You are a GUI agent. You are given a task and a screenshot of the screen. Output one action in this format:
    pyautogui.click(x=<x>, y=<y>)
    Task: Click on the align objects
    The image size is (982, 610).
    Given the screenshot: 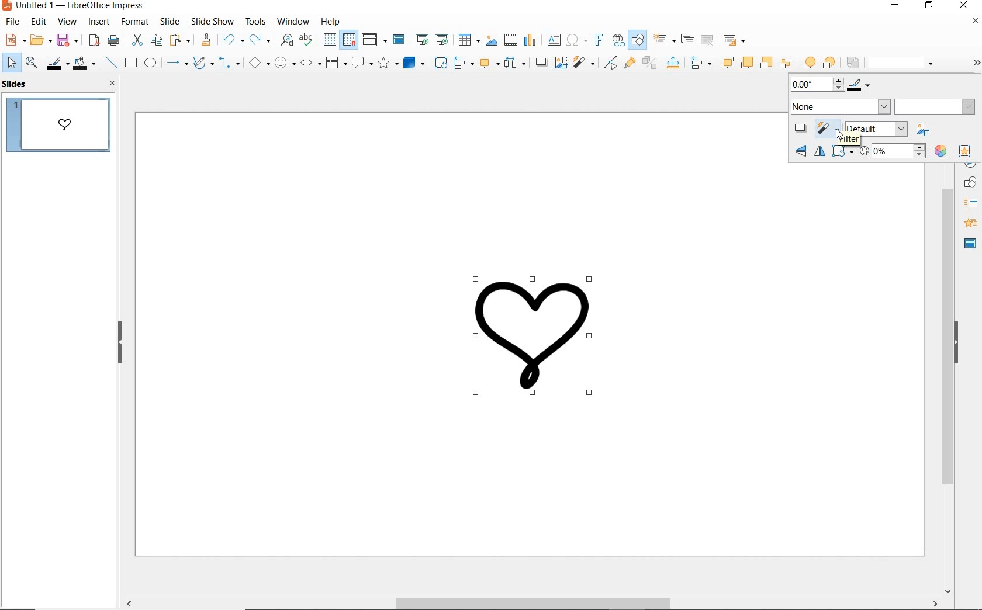 What is the action you would take?
    pyautogui.click(x=462, y=63)
    